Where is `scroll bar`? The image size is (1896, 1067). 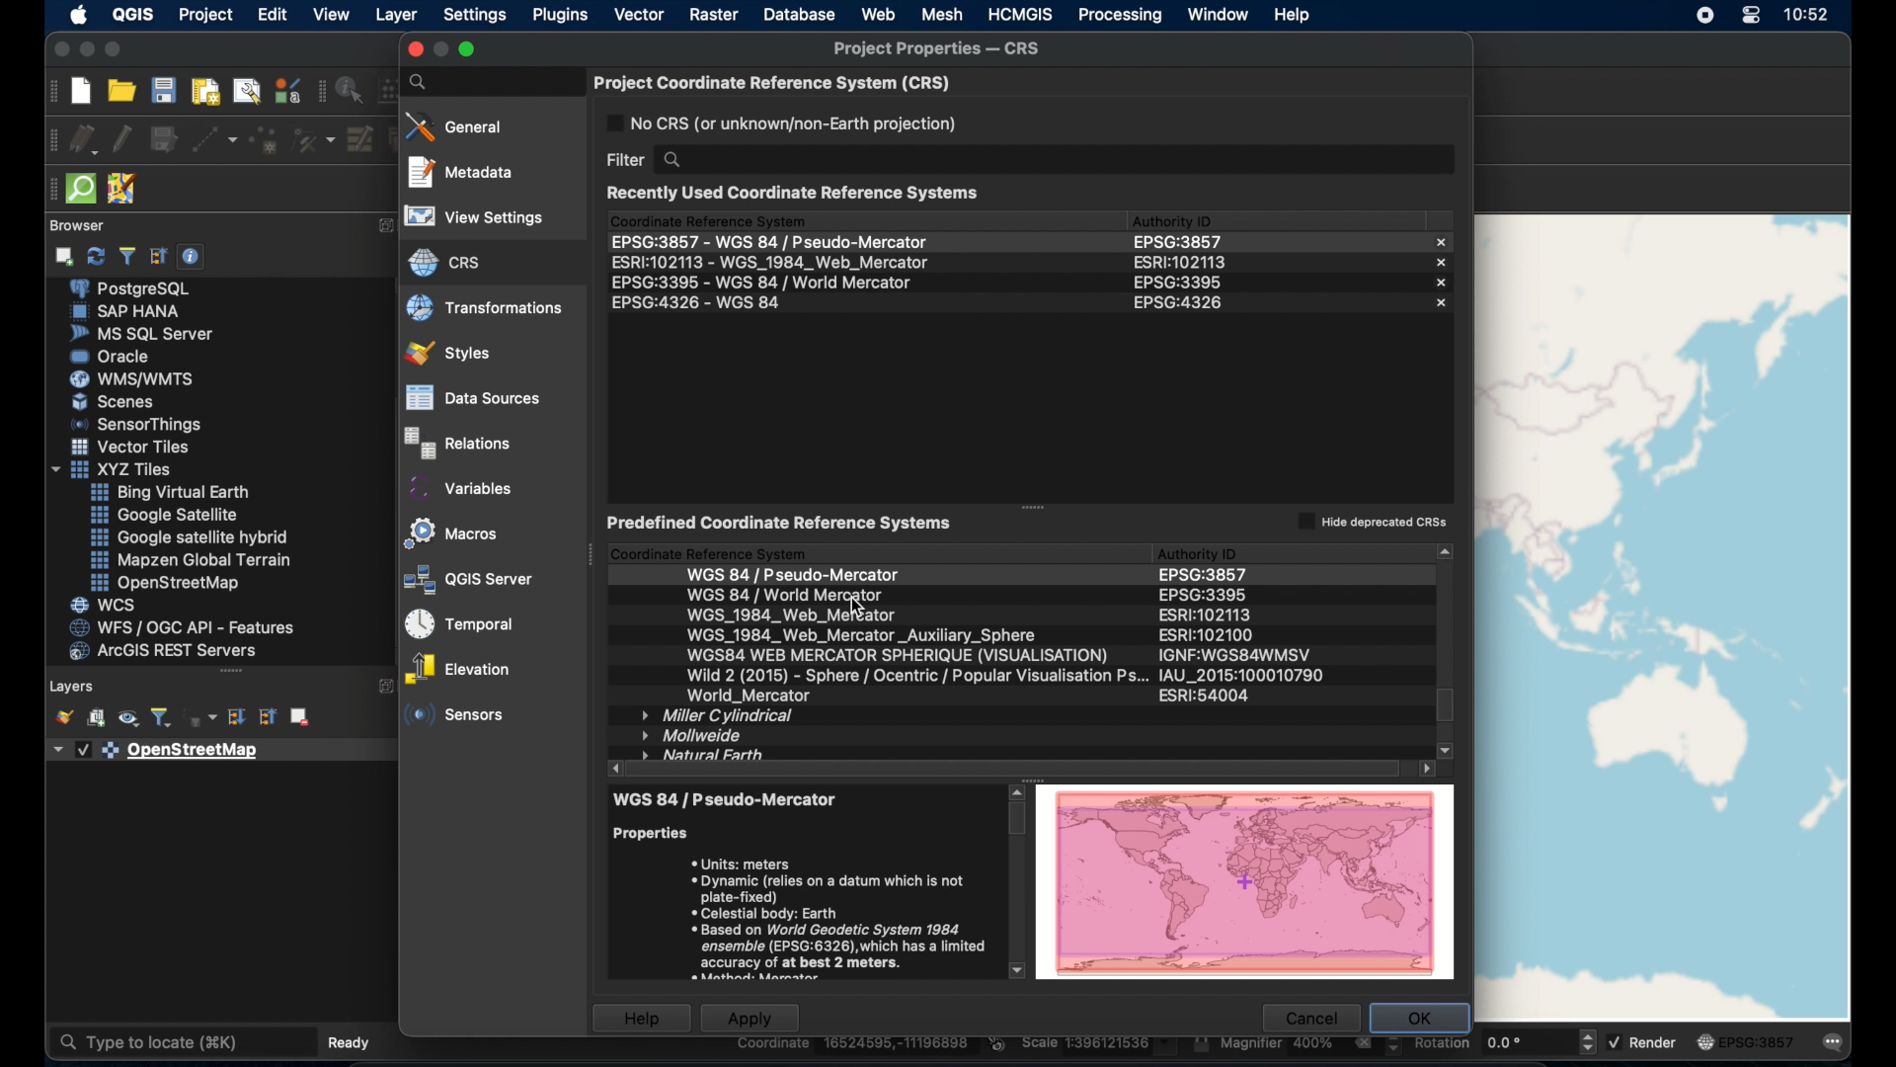 scroll bar is located at coordinates (1015, 884).